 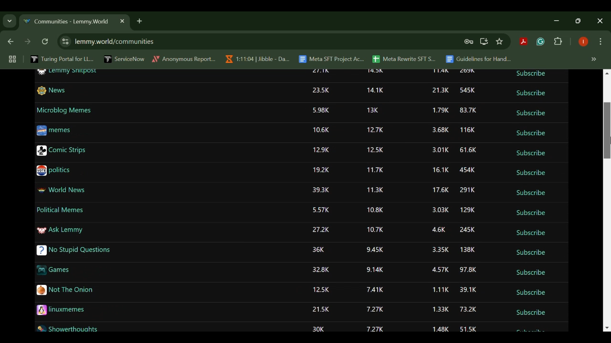 I want to click on Previous Page Dropdown Menu, so click(x=10, y=21).